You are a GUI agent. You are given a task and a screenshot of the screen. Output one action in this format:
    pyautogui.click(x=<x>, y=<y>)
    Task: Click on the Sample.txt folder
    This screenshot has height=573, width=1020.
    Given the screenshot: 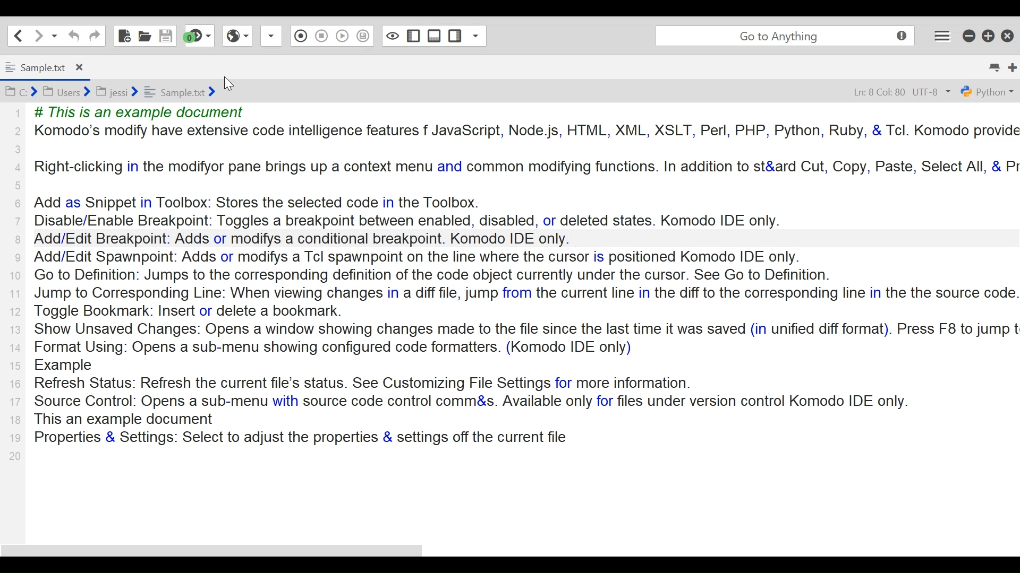 What is the action you would take?
    pyautogui.click(x=178, y=90)
    